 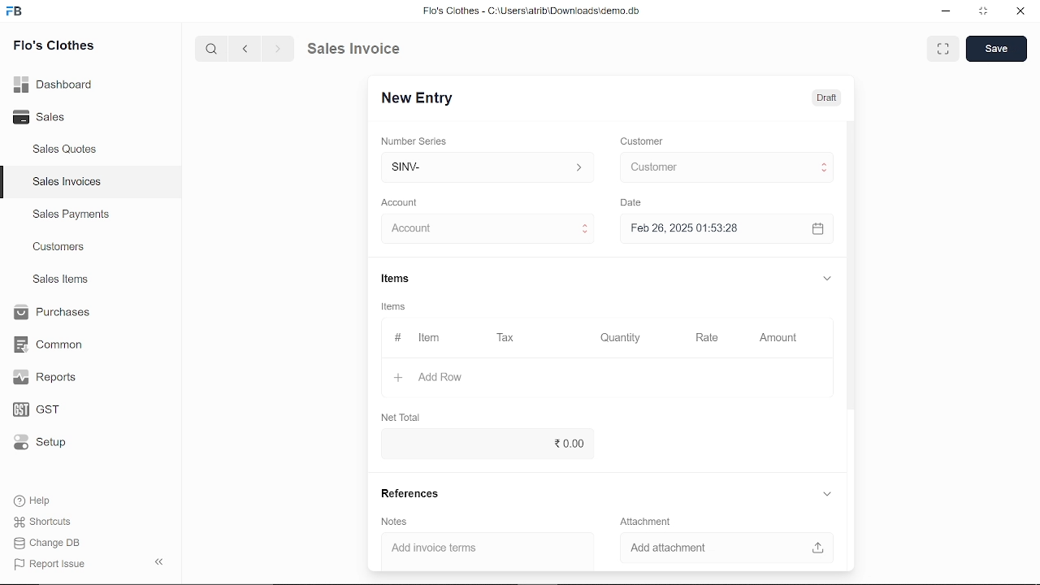 What do you see at coordinates (404, 203) in the screenshot?
I see `Account` at bounding box center [404, 203].